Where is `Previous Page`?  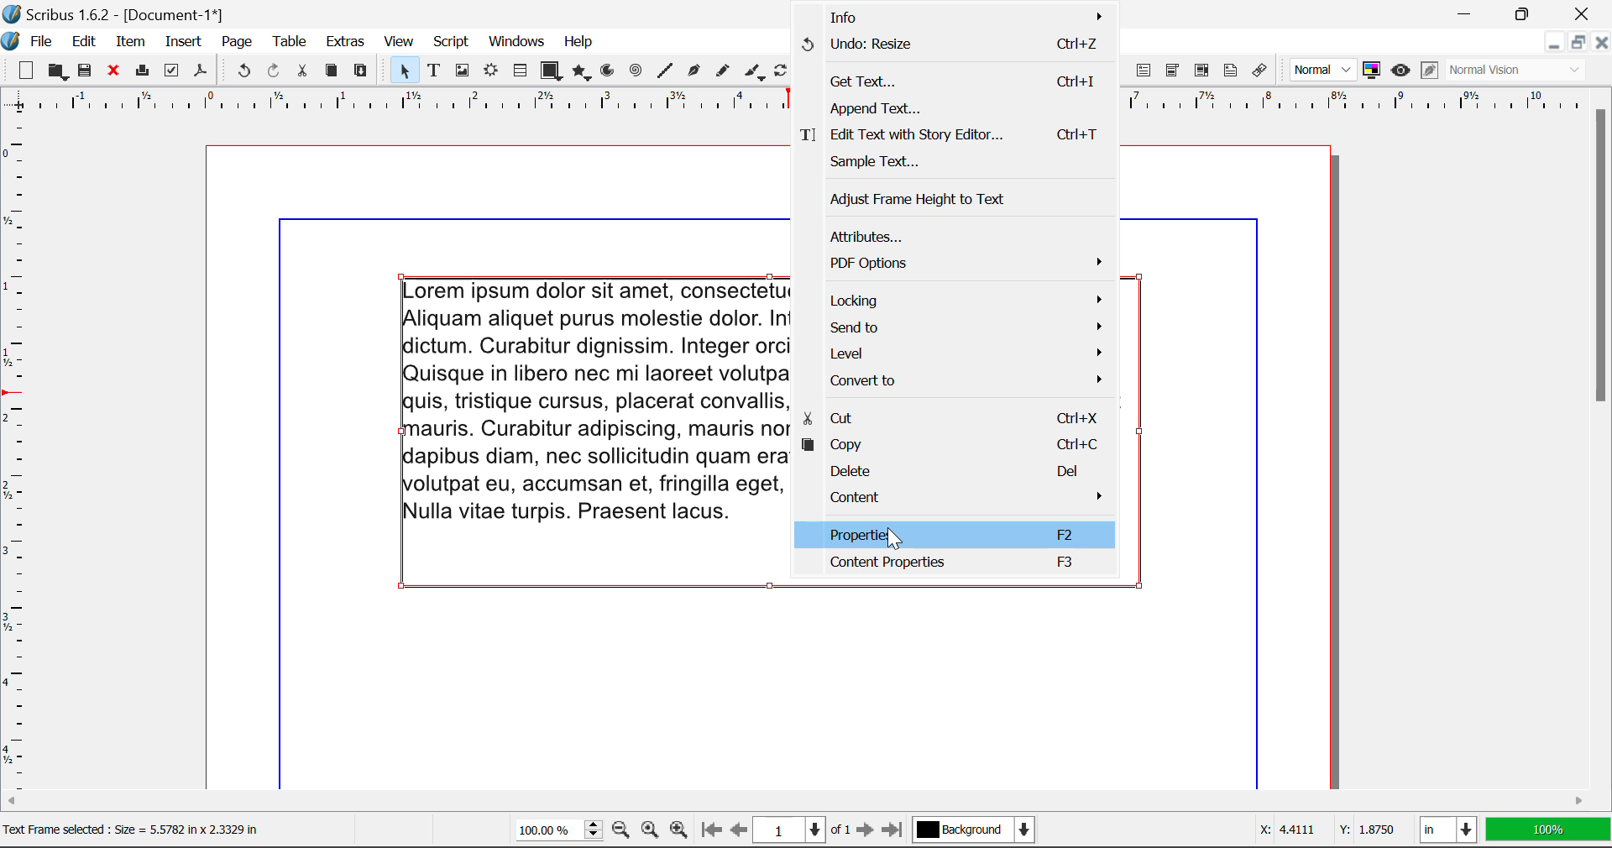
Previous Page is located at coordinates (739, 832).